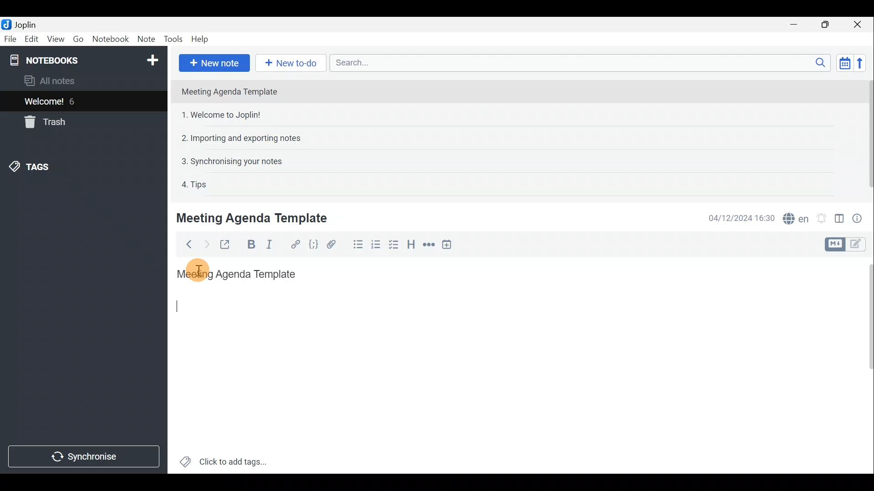 Image resolution: width=874 pixels, height=491 pixels. What do you see at coordinates (578, 62) in the screenshot?
I see `Search bar` at bounding box center [578, 62].